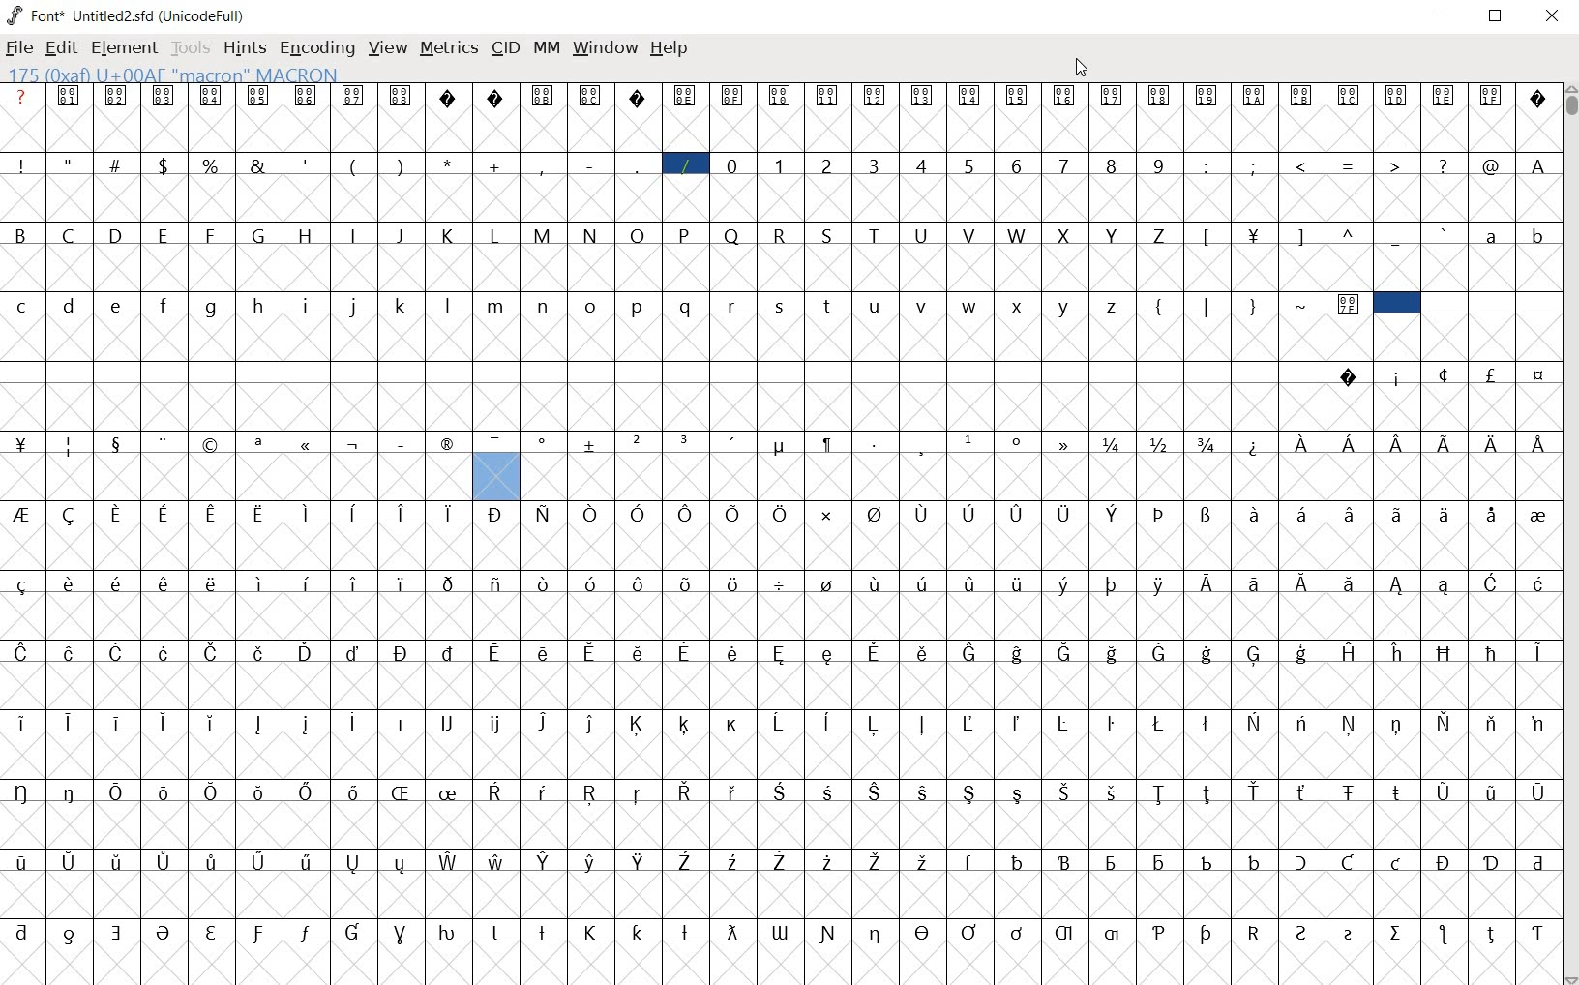 The image size is (1579, 985). What do you see at coordinates (1490, 860) in the screenshot?
I see `Symbol` at bounding box center [1490, 860].